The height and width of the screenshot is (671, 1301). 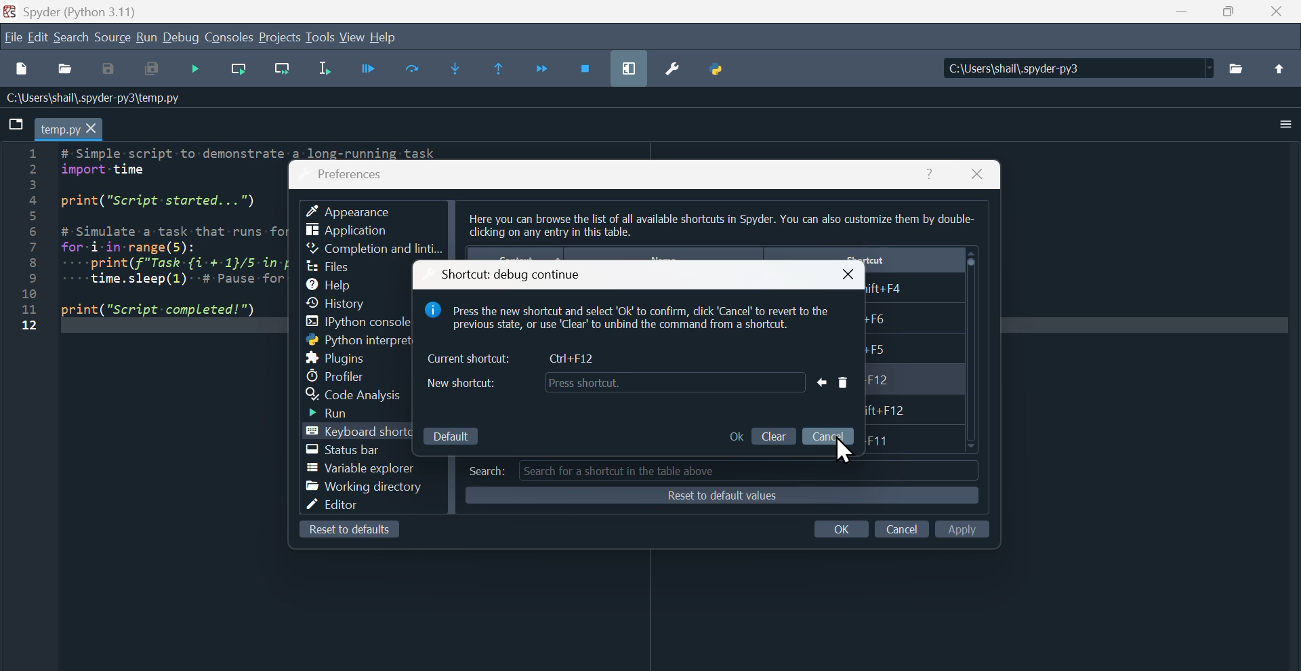 What do you see at coordinates (72, 129) in the screenshot?
I see `Filename` at bounding box center [72, 129].